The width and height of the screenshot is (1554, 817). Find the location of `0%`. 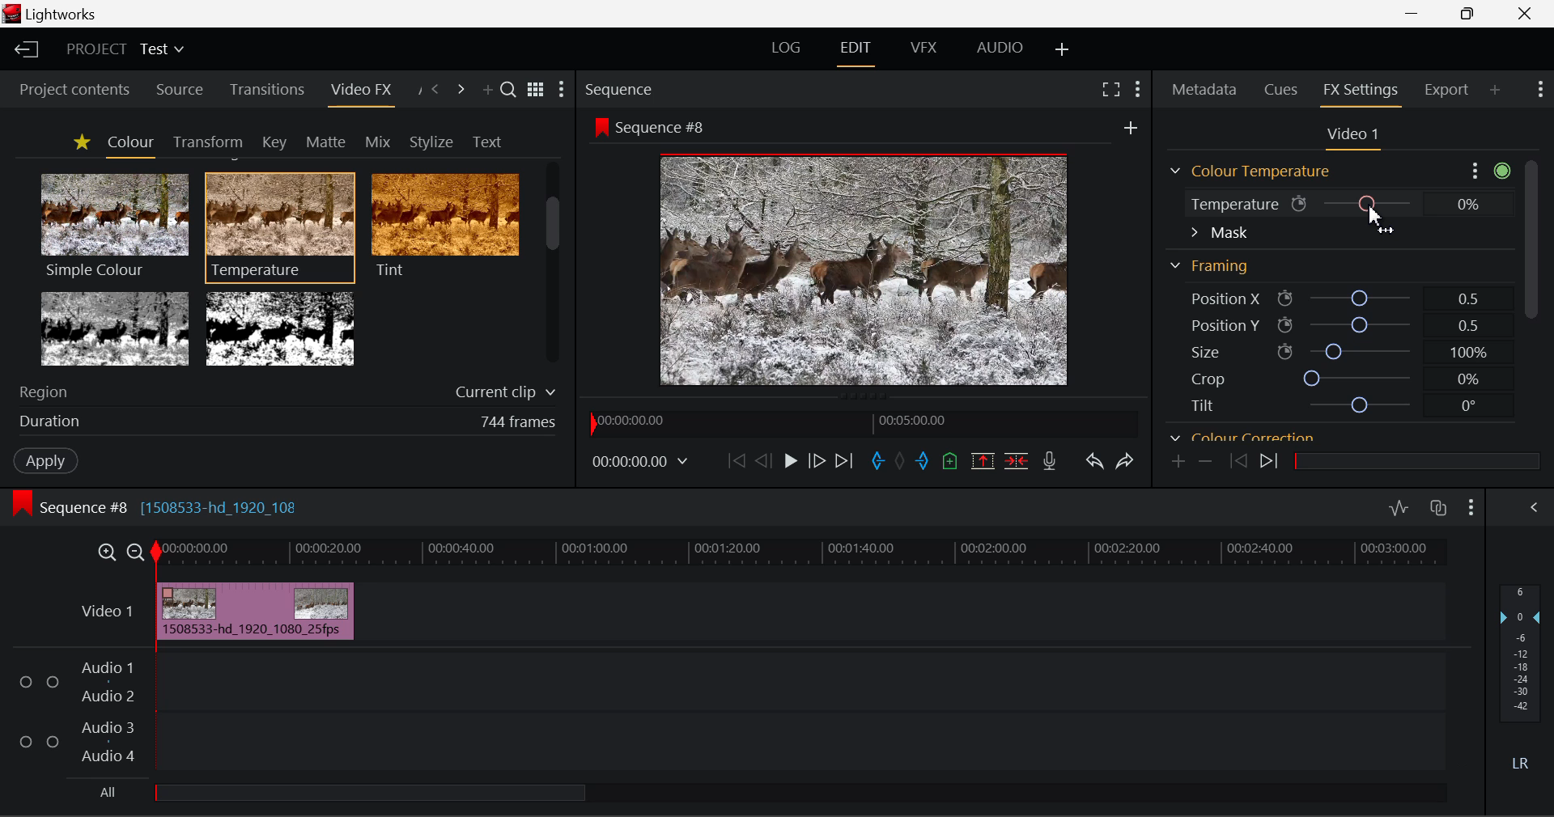

0% is located at coordinates (1467, 379).